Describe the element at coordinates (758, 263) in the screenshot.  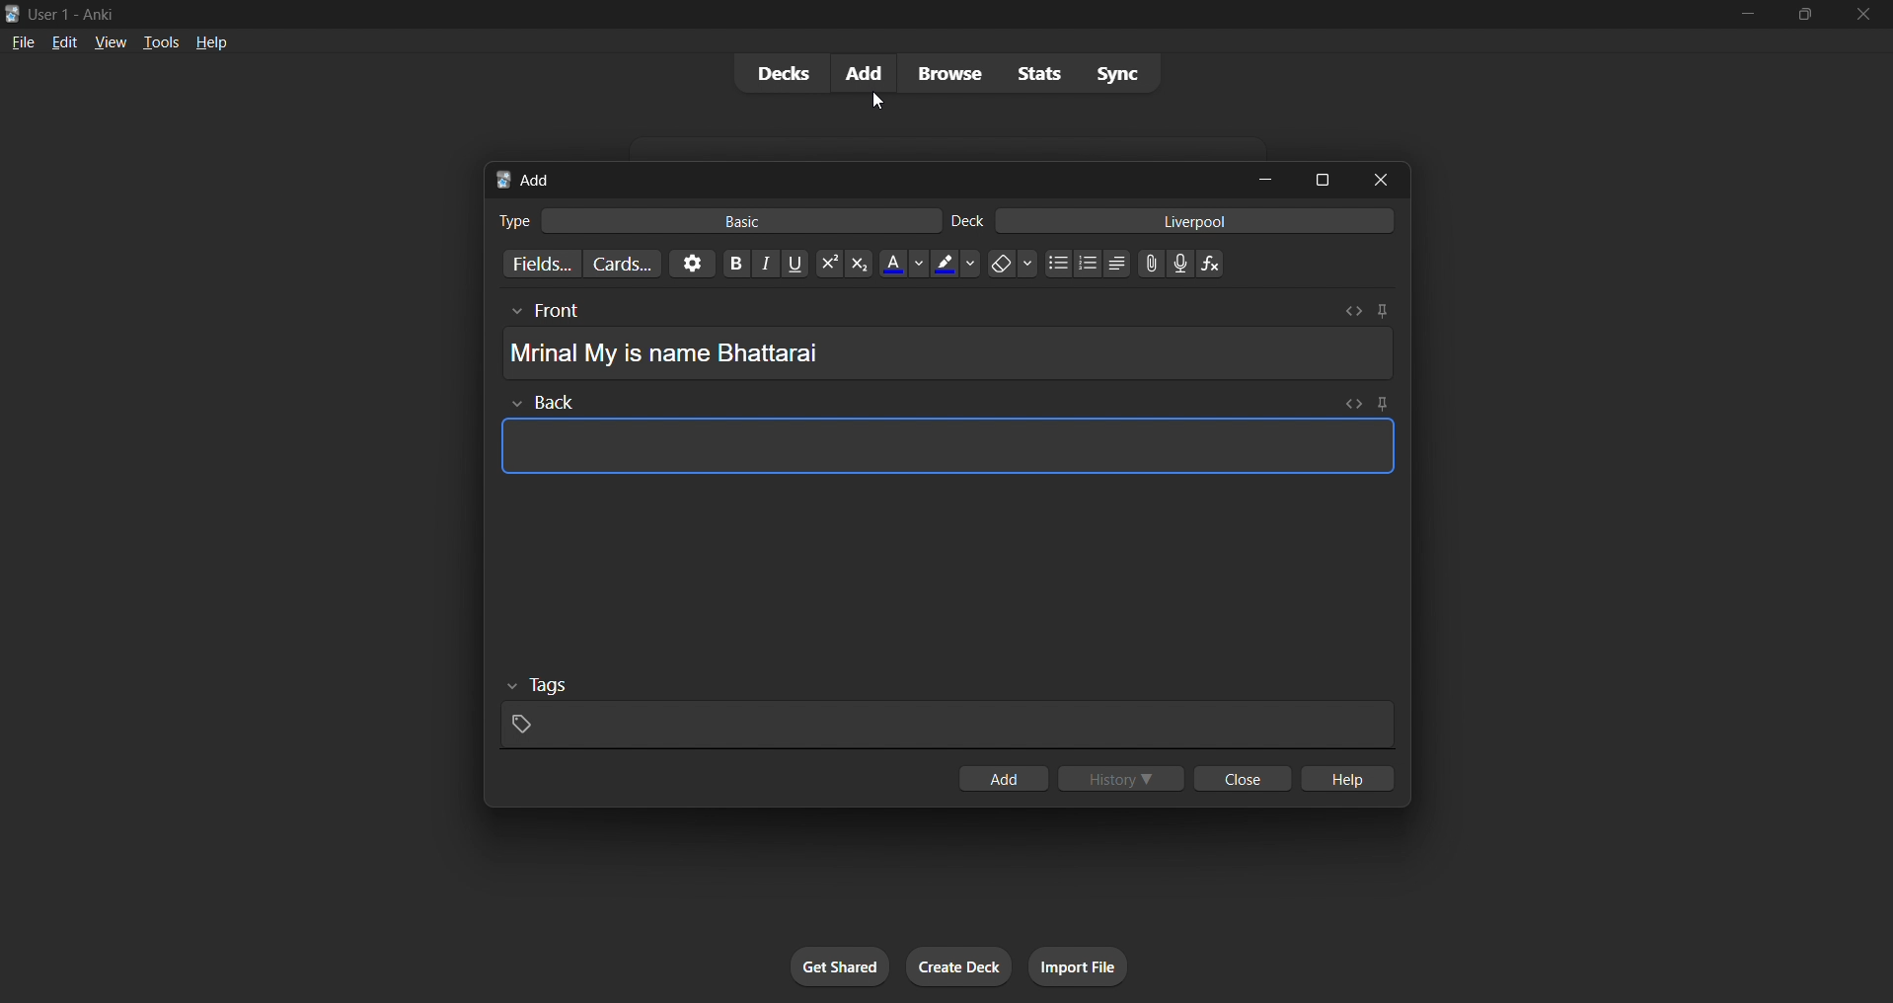
I see `italic` at that location.